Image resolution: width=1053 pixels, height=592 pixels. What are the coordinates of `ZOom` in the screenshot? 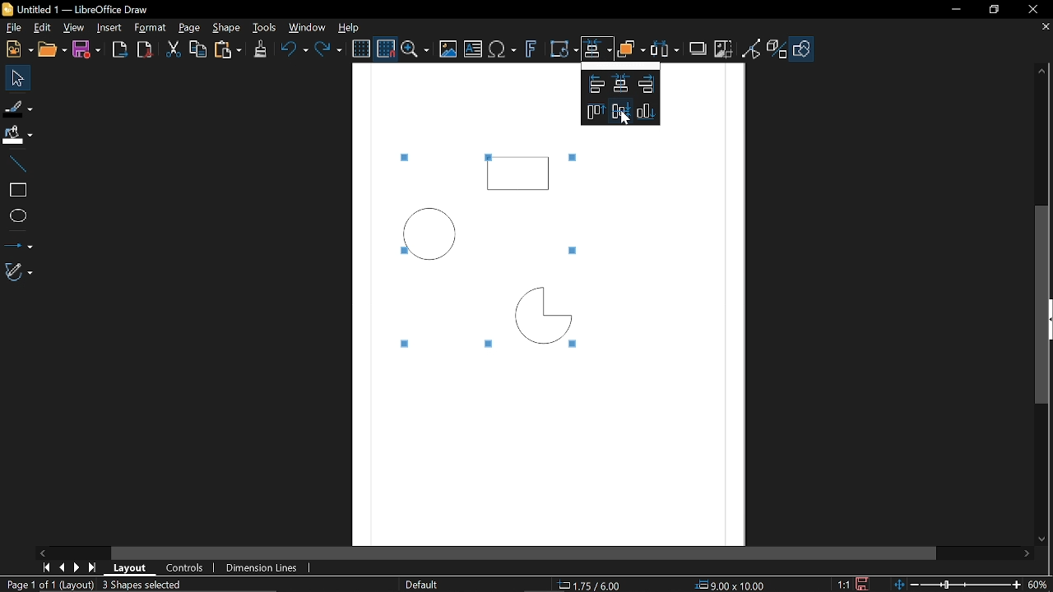 It's located at (415, 49).